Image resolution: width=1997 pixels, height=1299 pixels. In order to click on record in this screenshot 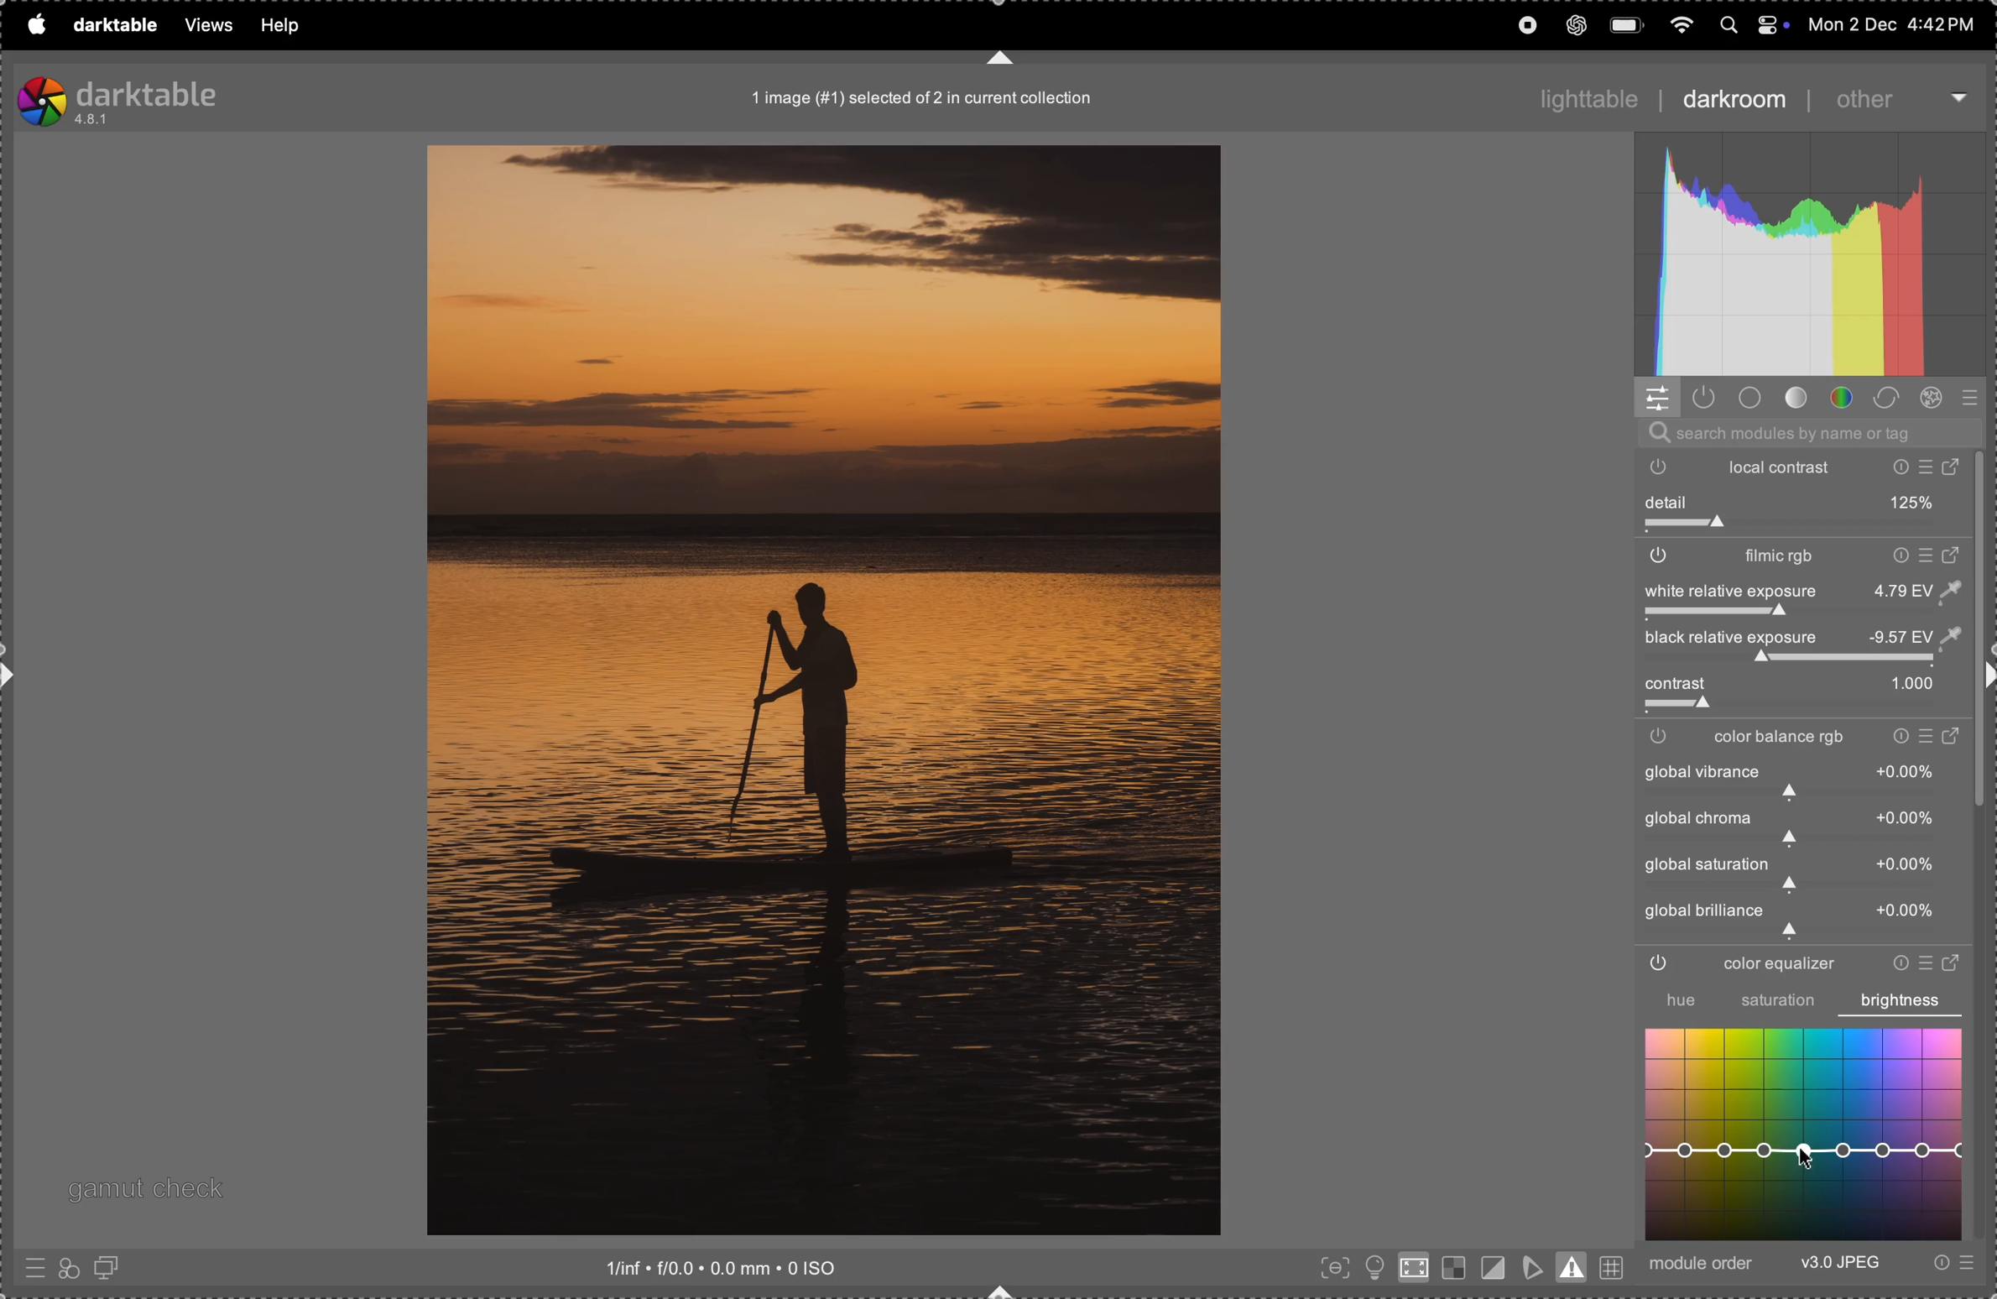, I will do `click(1525, 24)`.